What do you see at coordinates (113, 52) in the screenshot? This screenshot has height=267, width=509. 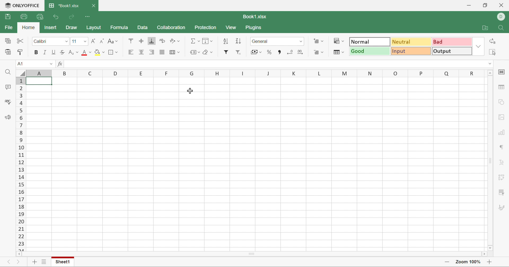 I see `Borders` at bounding box center [113, 52].